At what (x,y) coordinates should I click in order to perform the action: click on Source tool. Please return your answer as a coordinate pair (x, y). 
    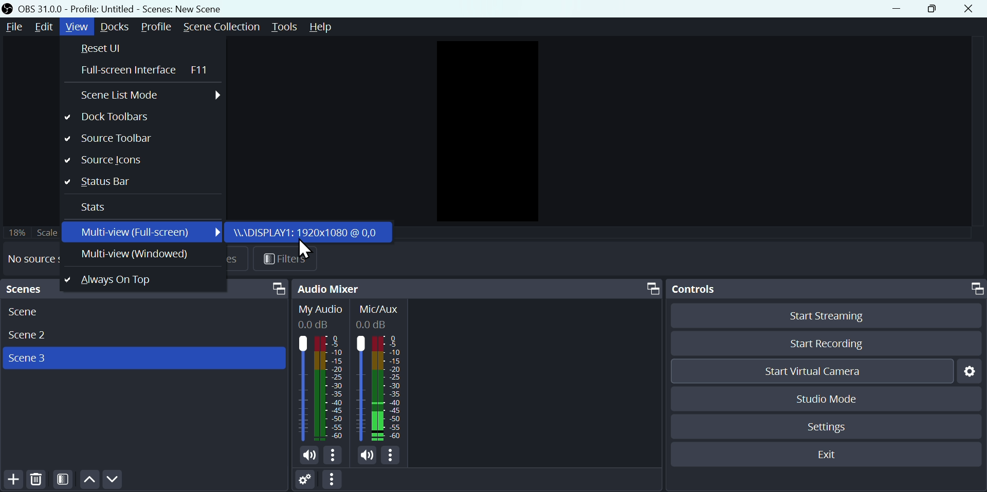
    Looking at the image, I should click on (138, 161).